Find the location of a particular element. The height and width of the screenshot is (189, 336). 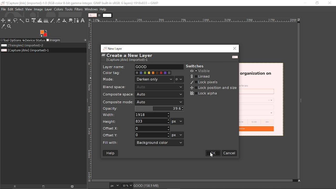

Colors is located at coordinates (59, 9).